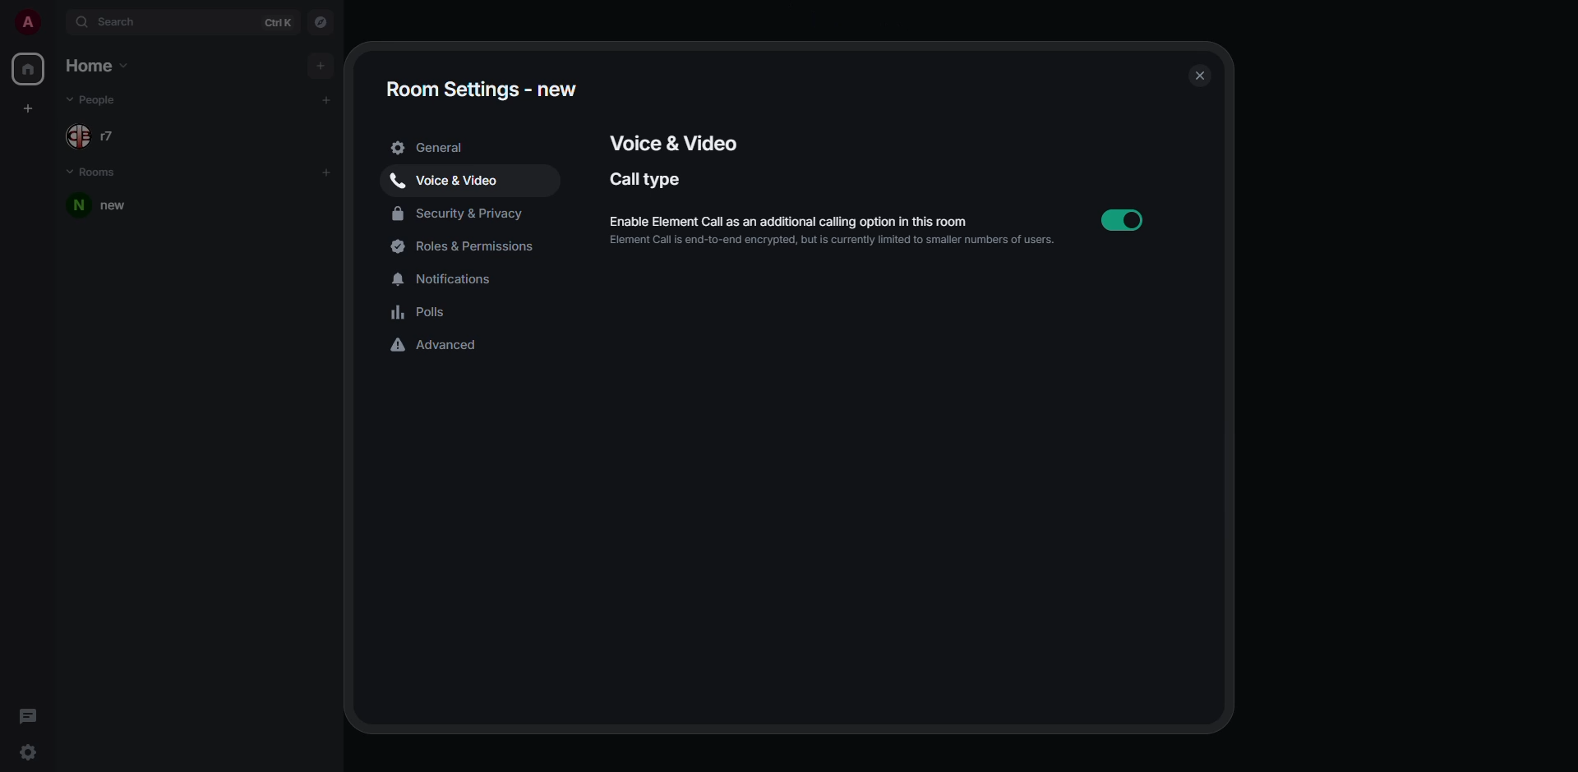  Describe the element at coordinates (327, 172) in the screenshot. I see `add` at that location.